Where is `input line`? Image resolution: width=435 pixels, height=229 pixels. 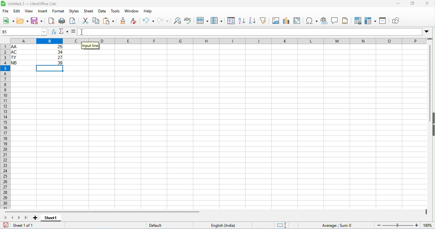 input line is located at coordinates (90, 49).